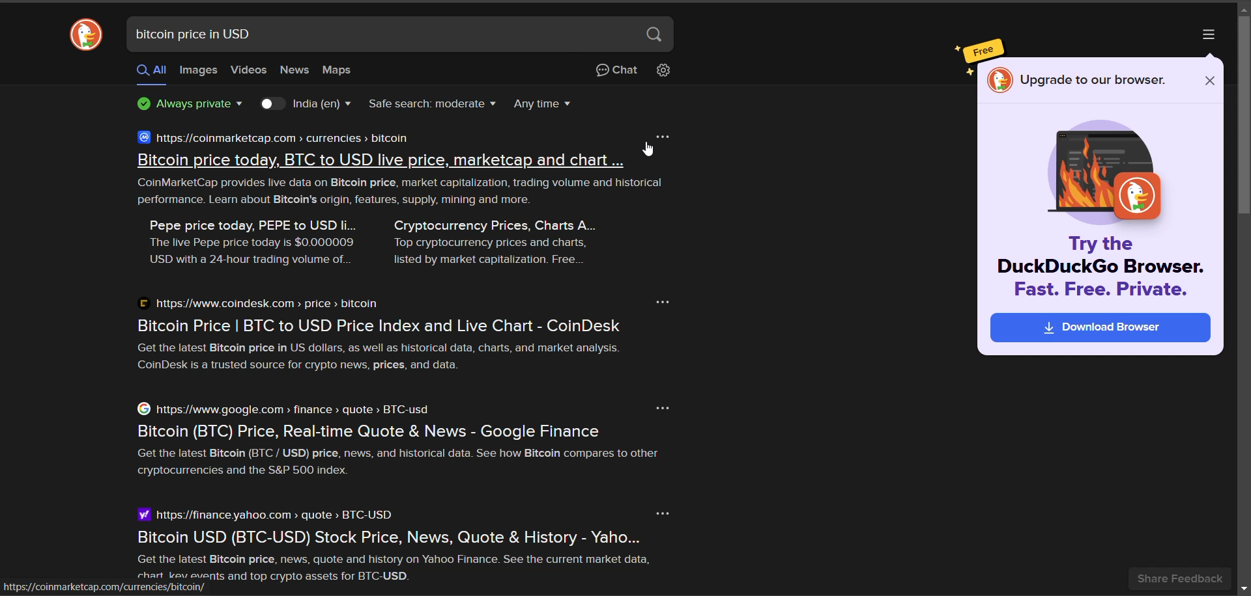 Image resolution: width=1251 pixels, height=596 pixels. What do you see at coordinates (394, 536) in the screenshot?
I see `Bitcoin USD (BTC-USD) Stock Price, News, Quote & History - Yaho...` at bounding box center [394, 536].